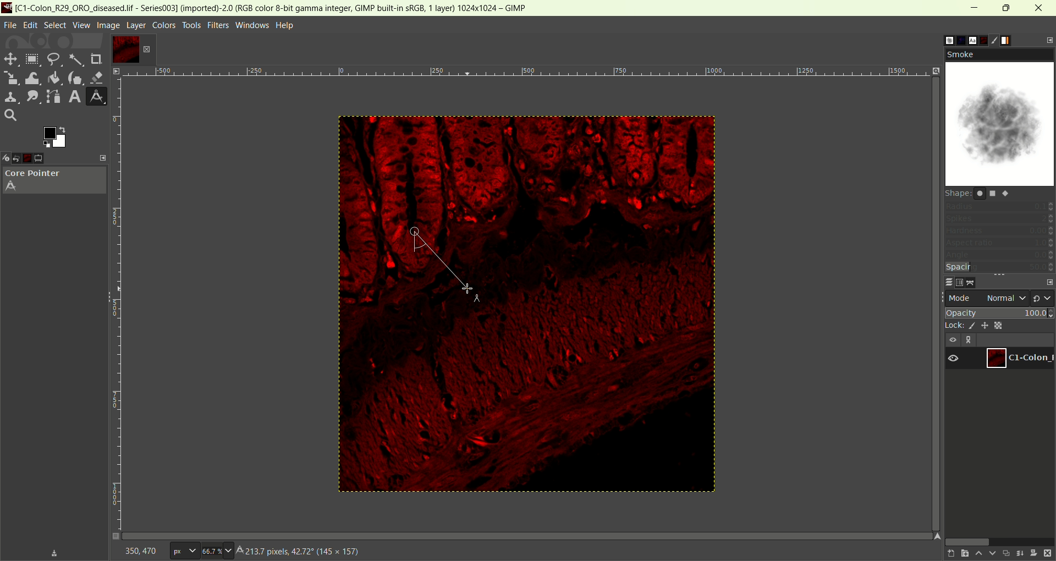 The image size is (1056, 561). I want to click on view, so click(81, 25).